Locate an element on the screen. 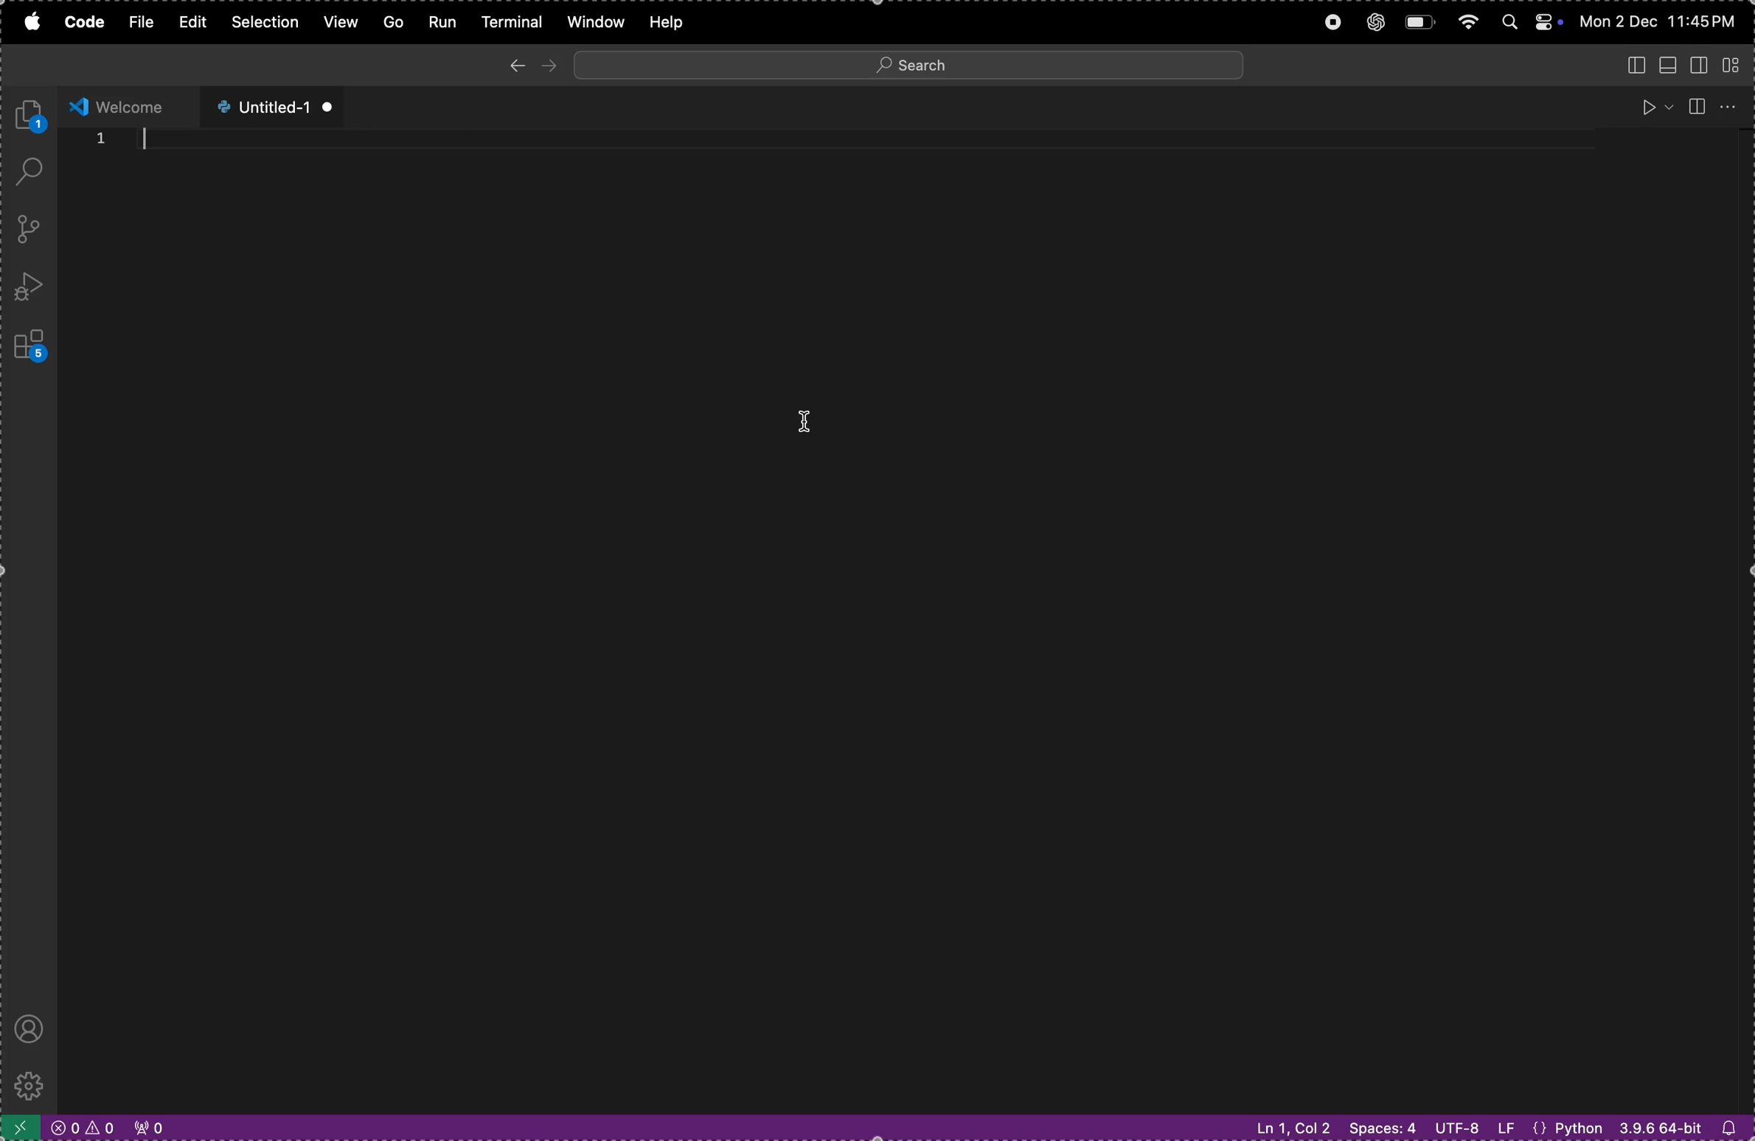 Image resolution: width=1755 pixels, height=1141 pixels. no errors is located at coordinates (80, 1128).